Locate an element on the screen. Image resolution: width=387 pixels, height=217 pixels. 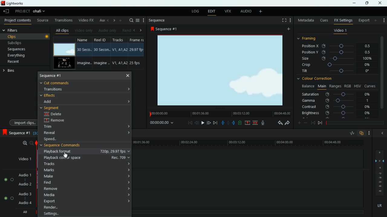
playback colour space is located at coordinates (87, 158).